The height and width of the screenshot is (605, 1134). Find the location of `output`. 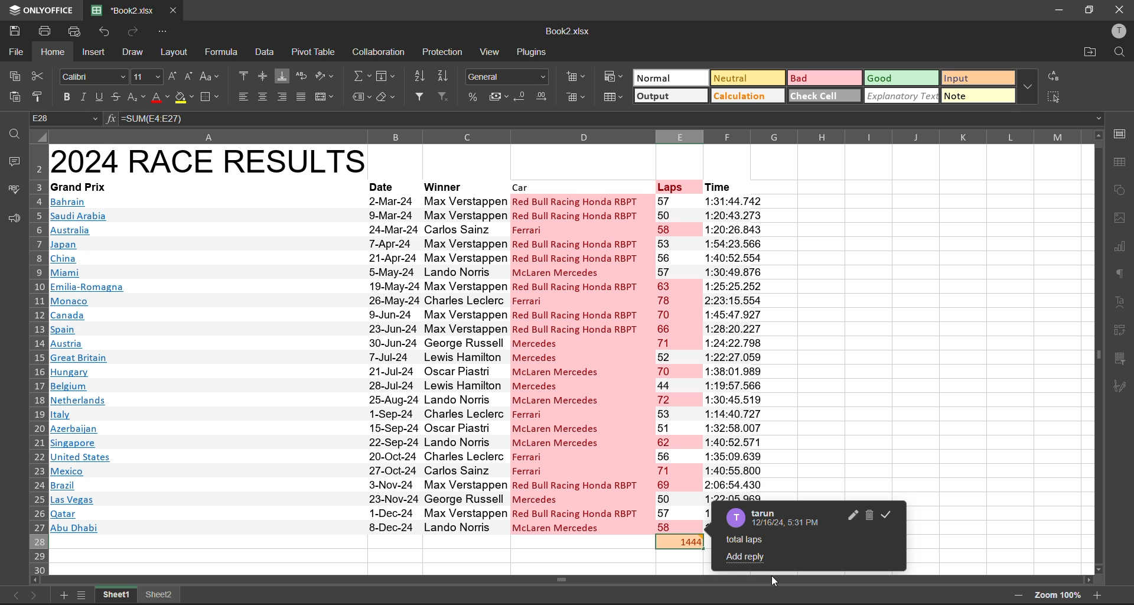

output is located at coordinates (669, 97).